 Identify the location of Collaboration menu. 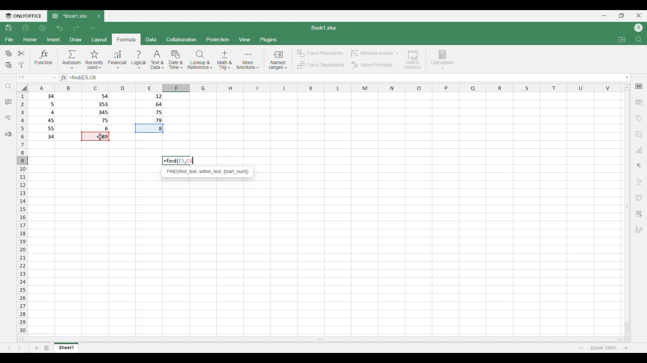
(182, 39).